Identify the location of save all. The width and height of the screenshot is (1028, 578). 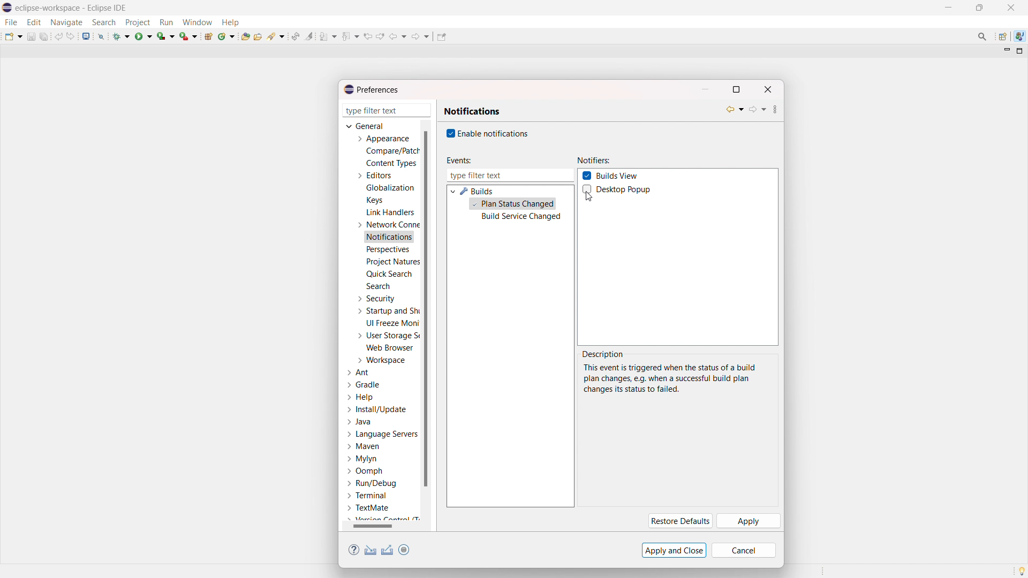
(45, 36).